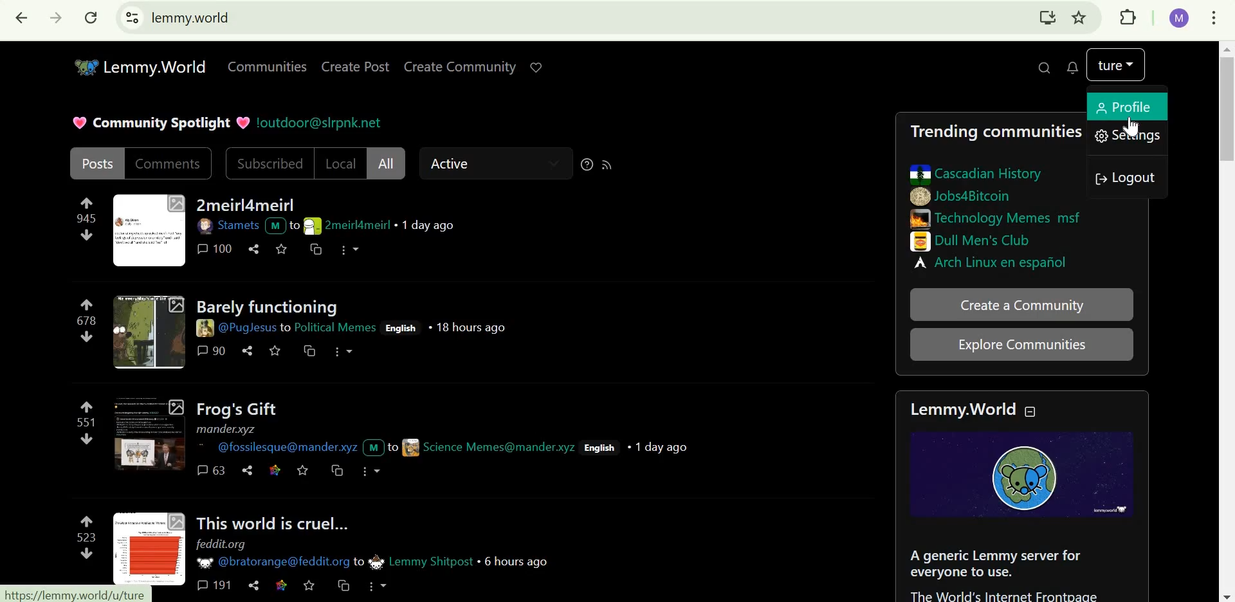 This screenshot has width=1235, height=602. I want to click on thumbnail-1, so click(149, 231).